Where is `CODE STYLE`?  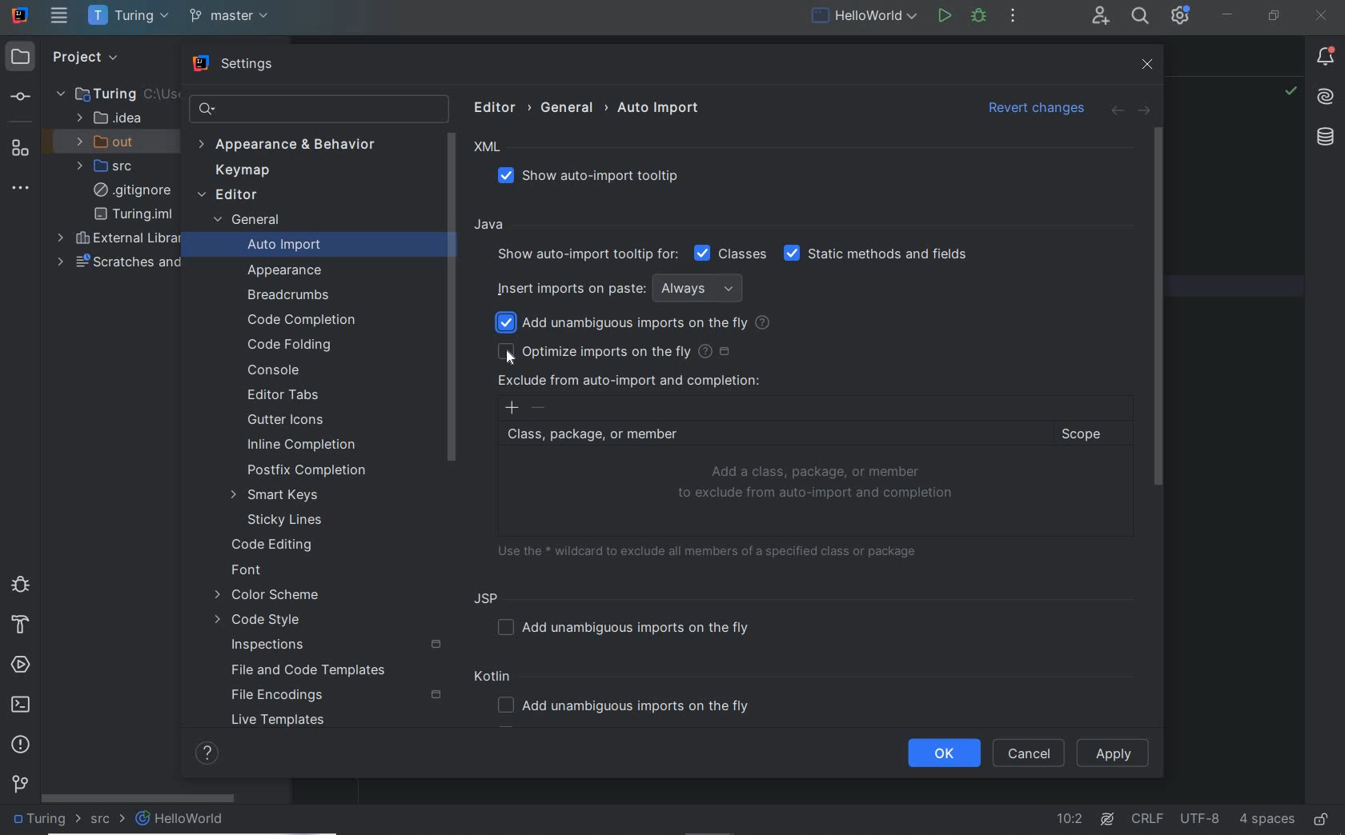 CODE STYLE is located at coordinates (263, 621).